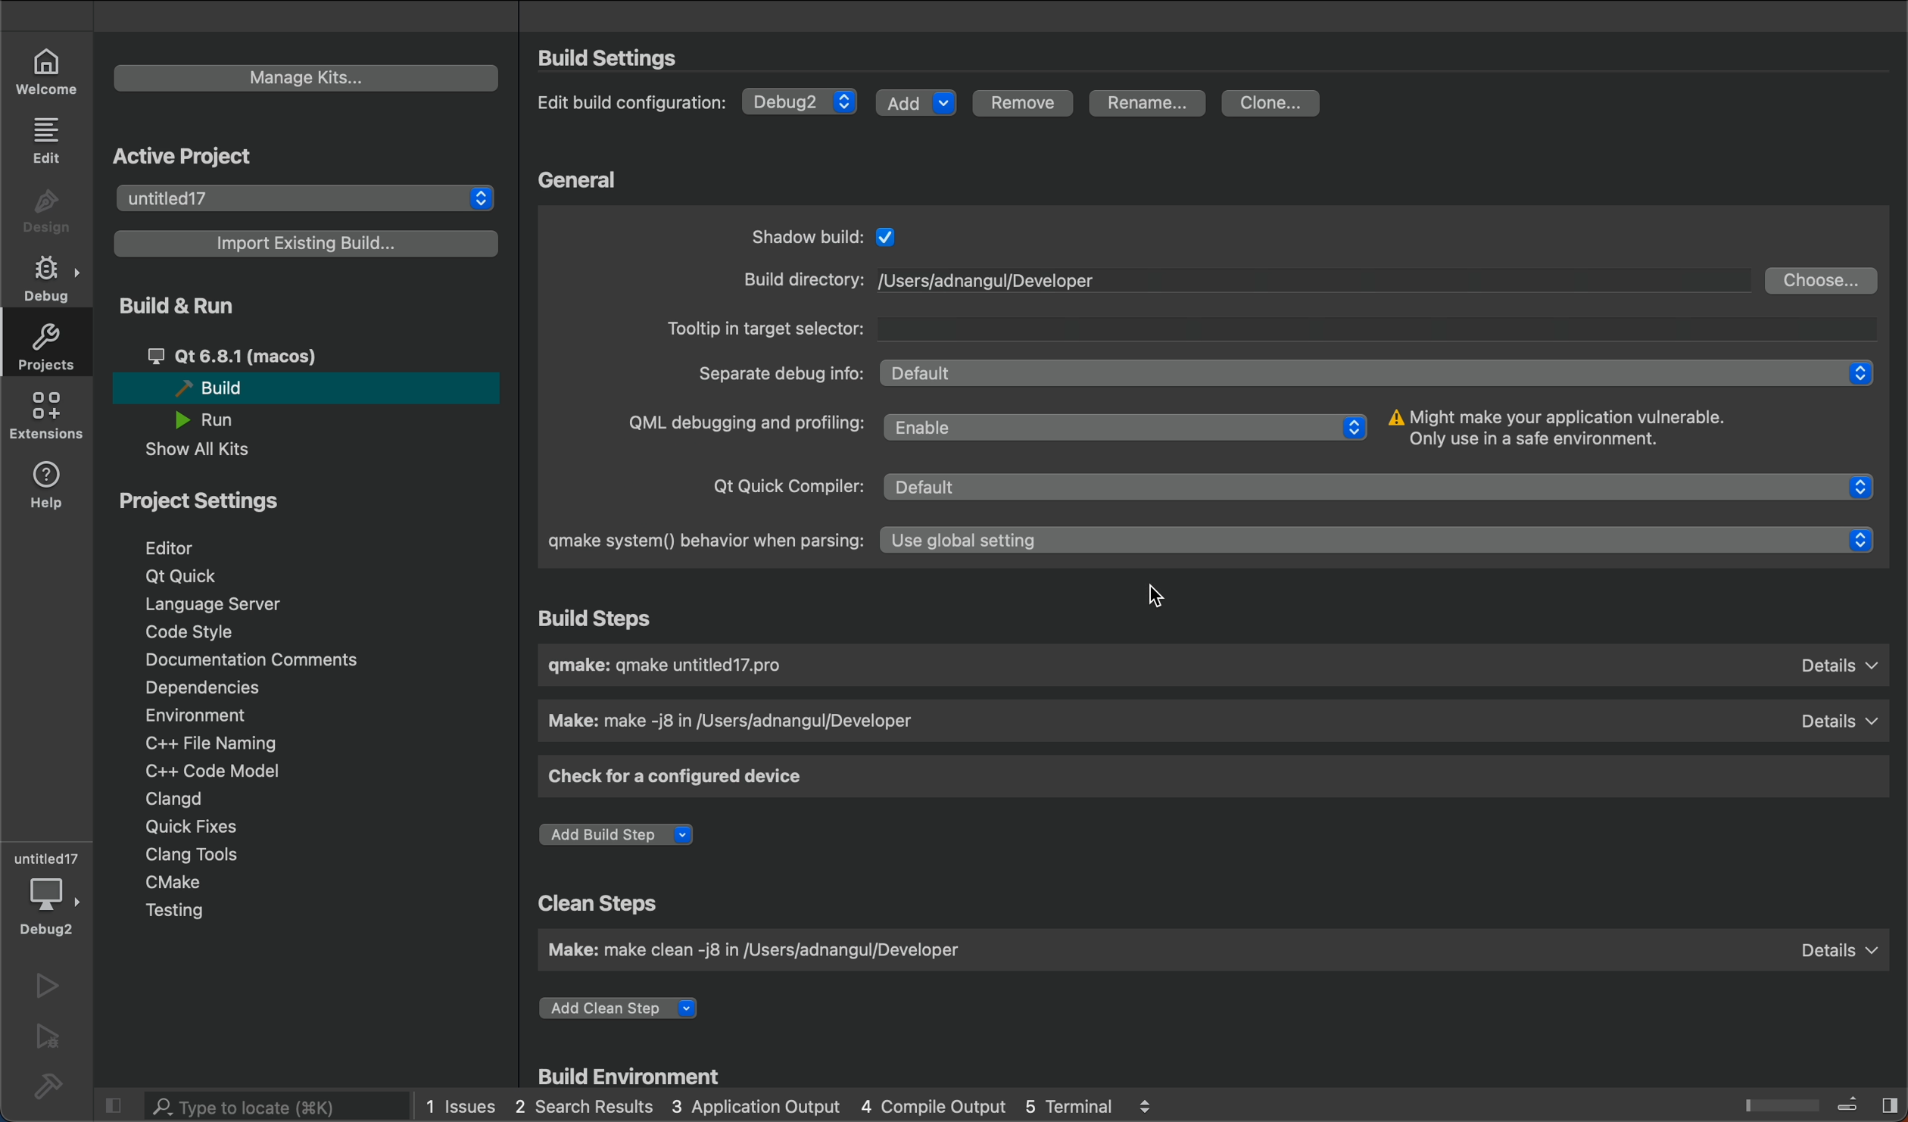 The height and width of the screenshot is (1122, 1908). I want to click on tootlp, so click(767, 329).